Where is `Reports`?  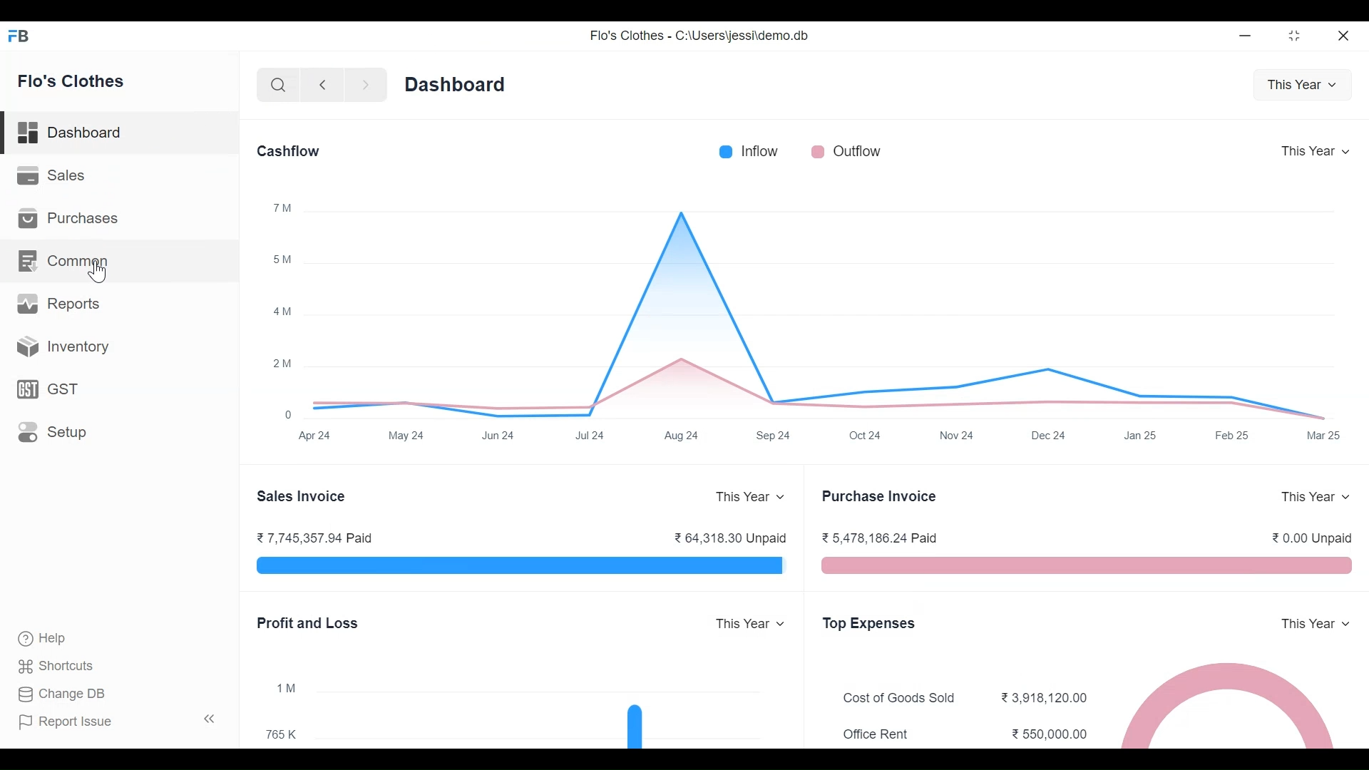
Reports is located at coordinates (58, 302).